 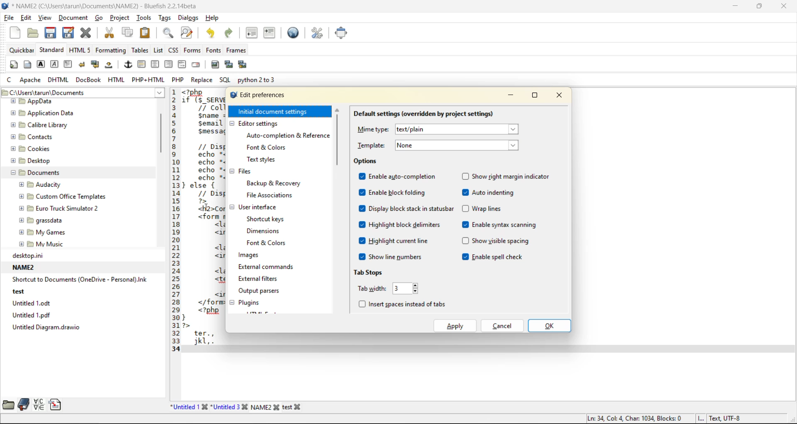 I want to click on show visible spacing, so click(x=497, y=240).